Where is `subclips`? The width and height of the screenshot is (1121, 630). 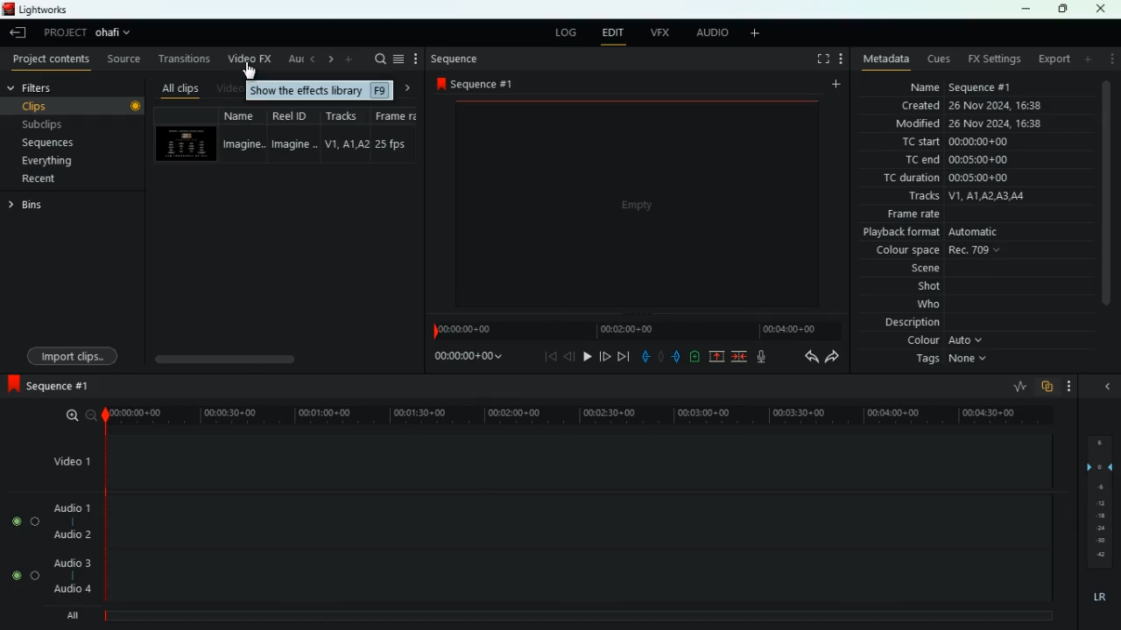
subclips is located at coordinates (61, 124).